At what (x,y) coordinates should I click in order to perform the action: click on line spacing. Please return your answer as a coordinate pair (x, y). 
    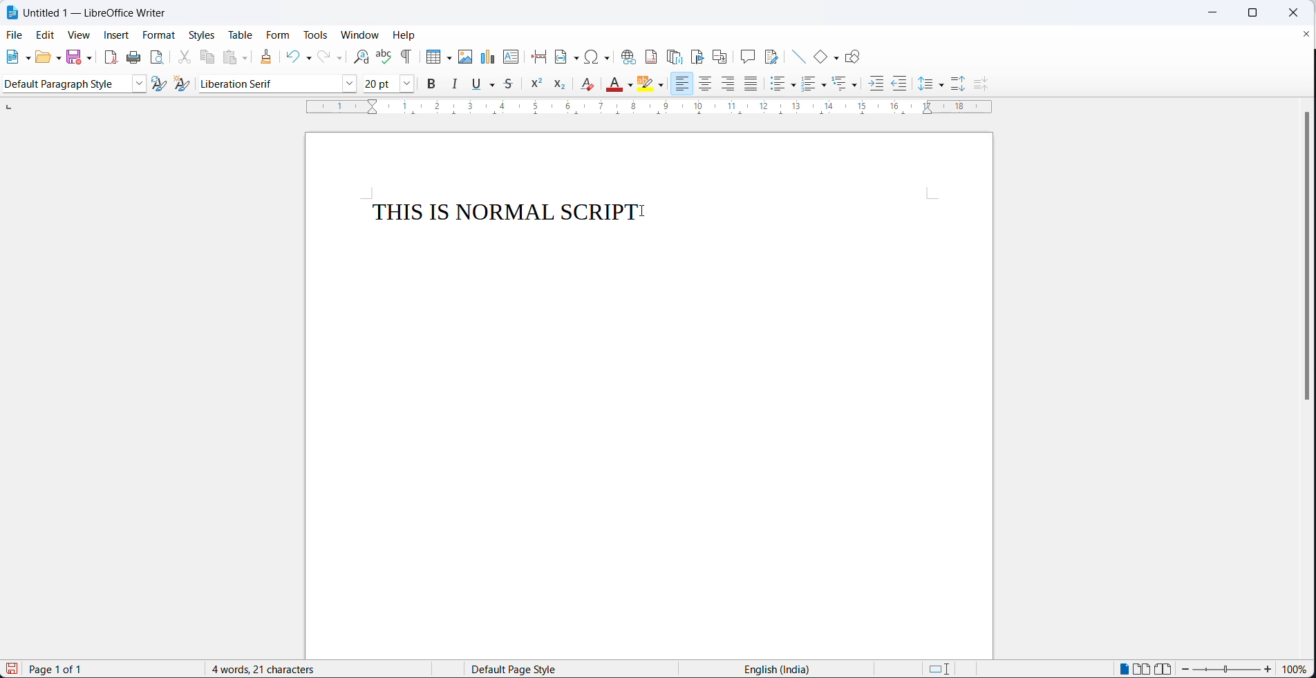
    Looking at the image, I should click on (924, 84).